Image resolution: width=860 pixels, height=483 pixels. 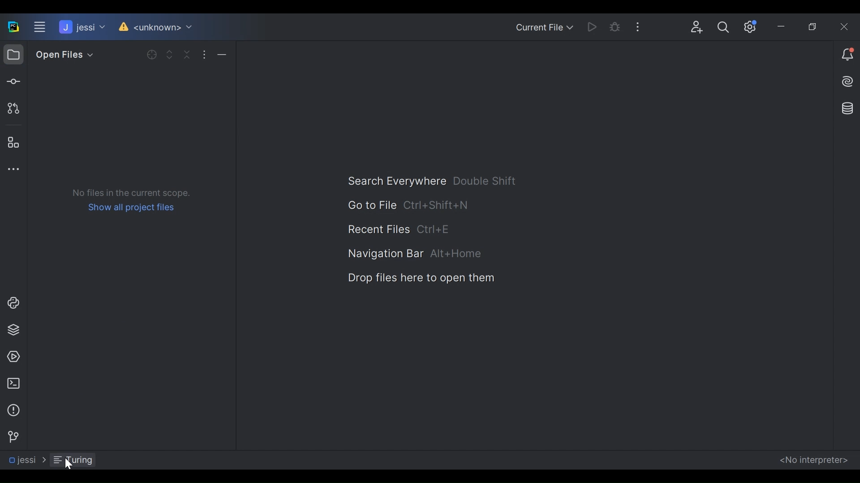 What do you see at coordinates (129, 208) in the screenshot?
I see `Sow all project files` at bounding box center [129, 208].